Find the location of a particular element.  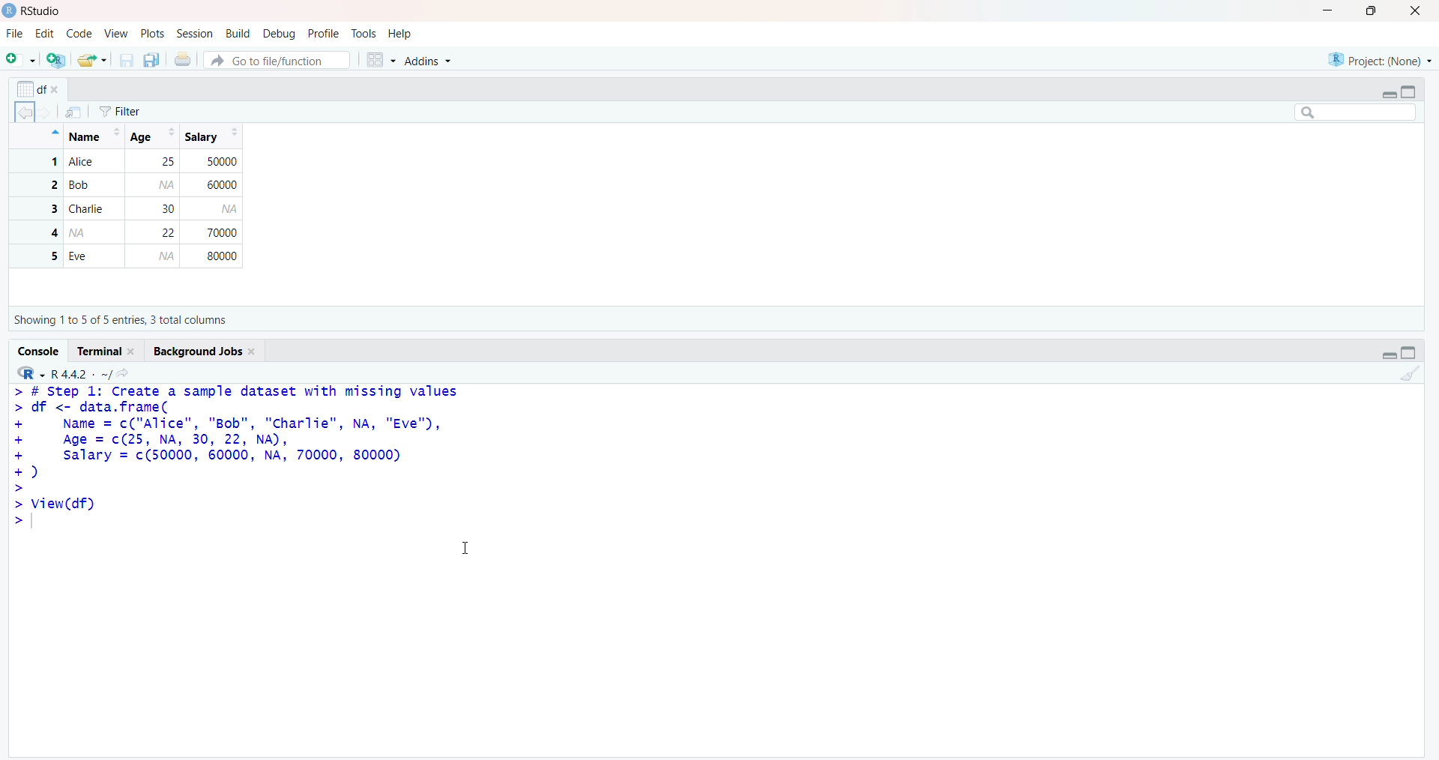

Help is located at coordinates (402, 34).